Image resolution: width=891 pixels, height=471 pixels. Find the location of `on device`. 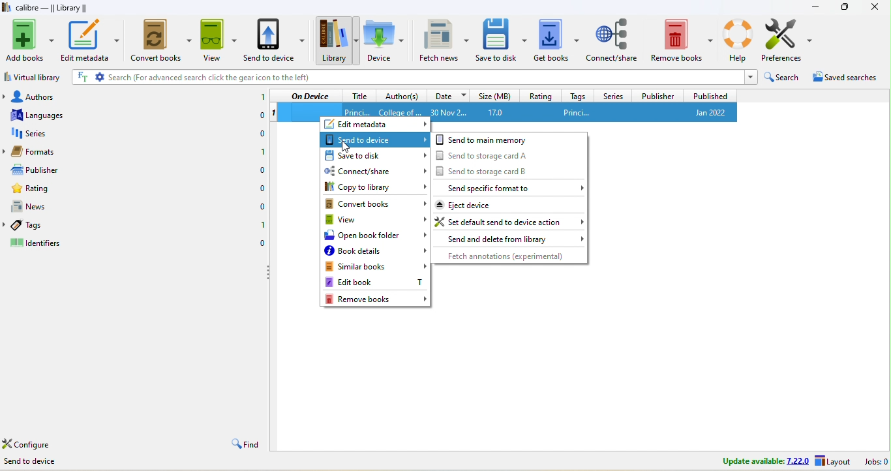

on device is located at coordinates (310, 96).